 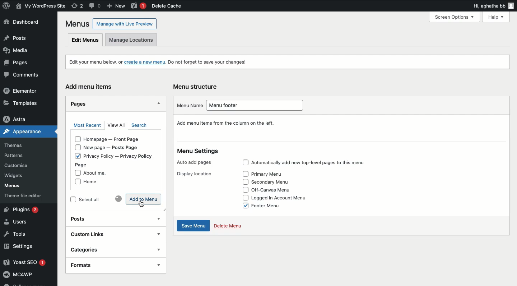 I want to click on User, so click(x=41, y=6).